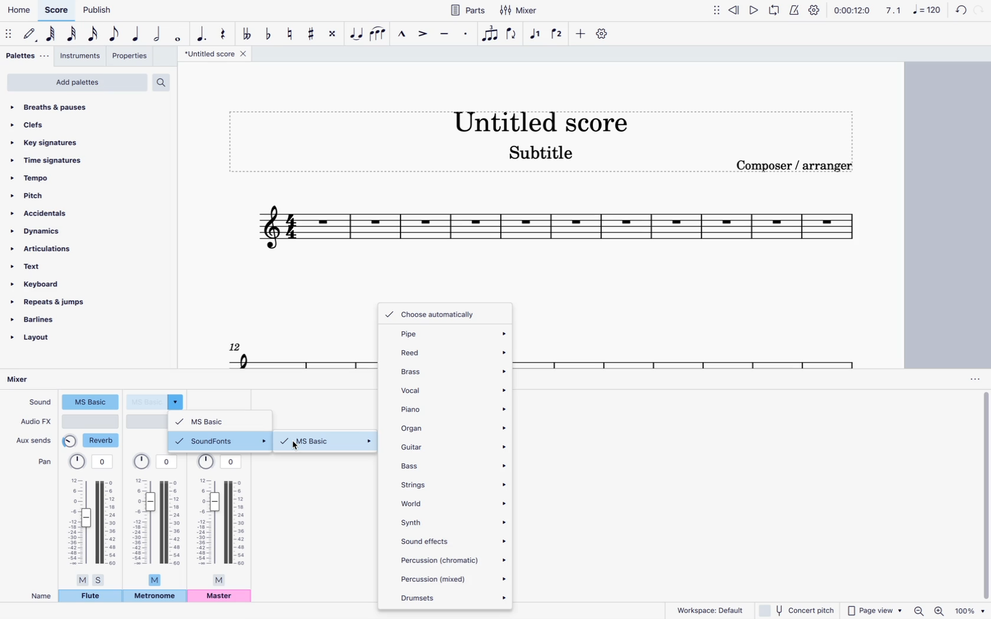 The image size is (991, 619). What do you see at coordinates (155, 597) in the screenshot?
I see `metronome` at bounding box center [155, 597].